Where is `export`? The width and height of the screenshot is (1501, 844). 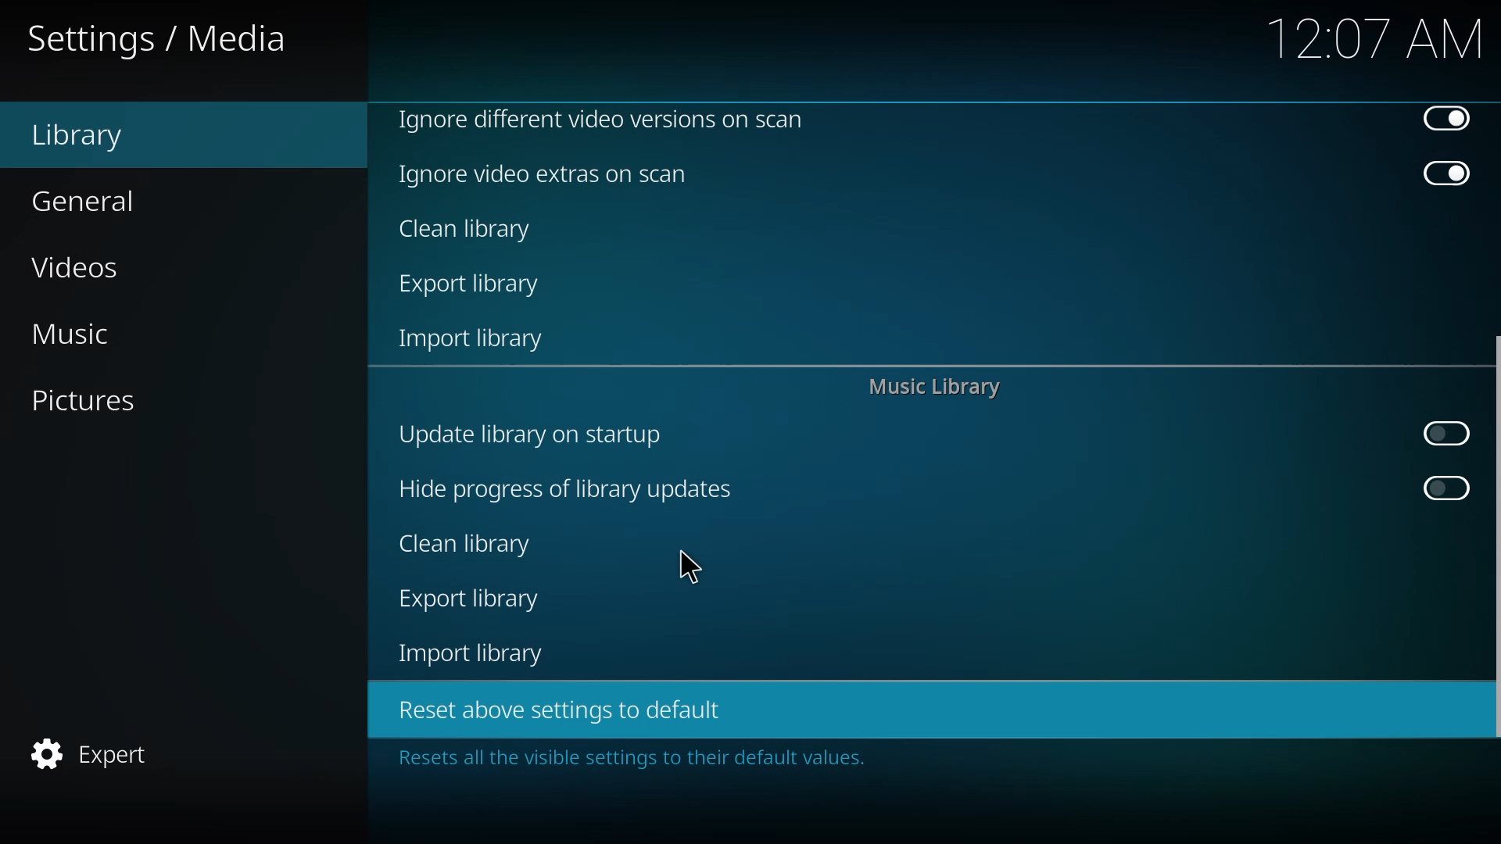
export is located at coordinates (469, 599).